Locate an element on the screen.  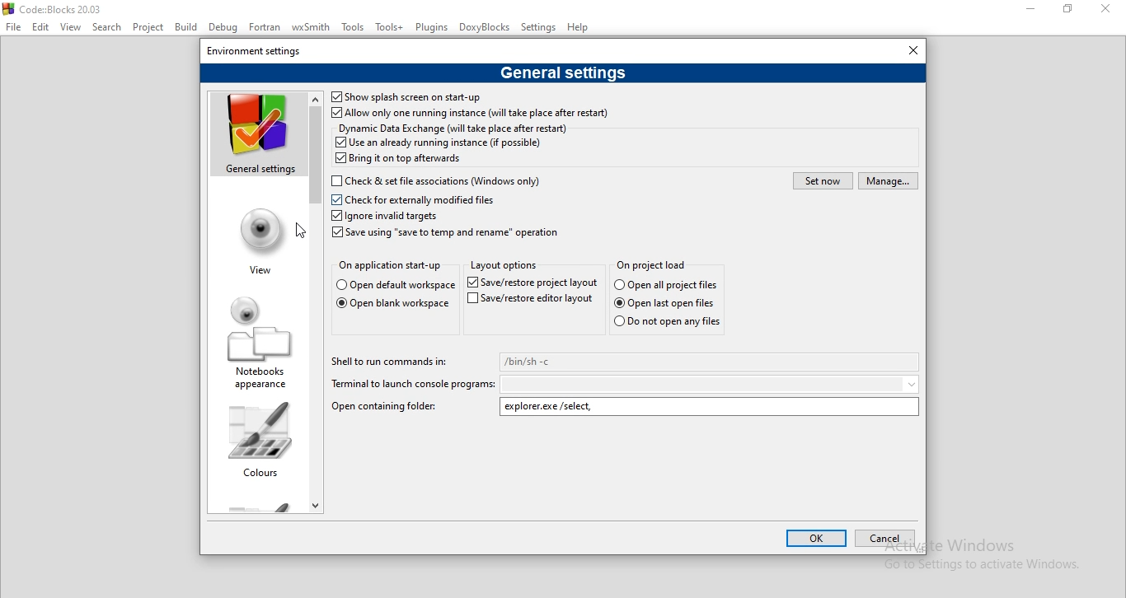
cursor on View is located at coordinates (302, 231).